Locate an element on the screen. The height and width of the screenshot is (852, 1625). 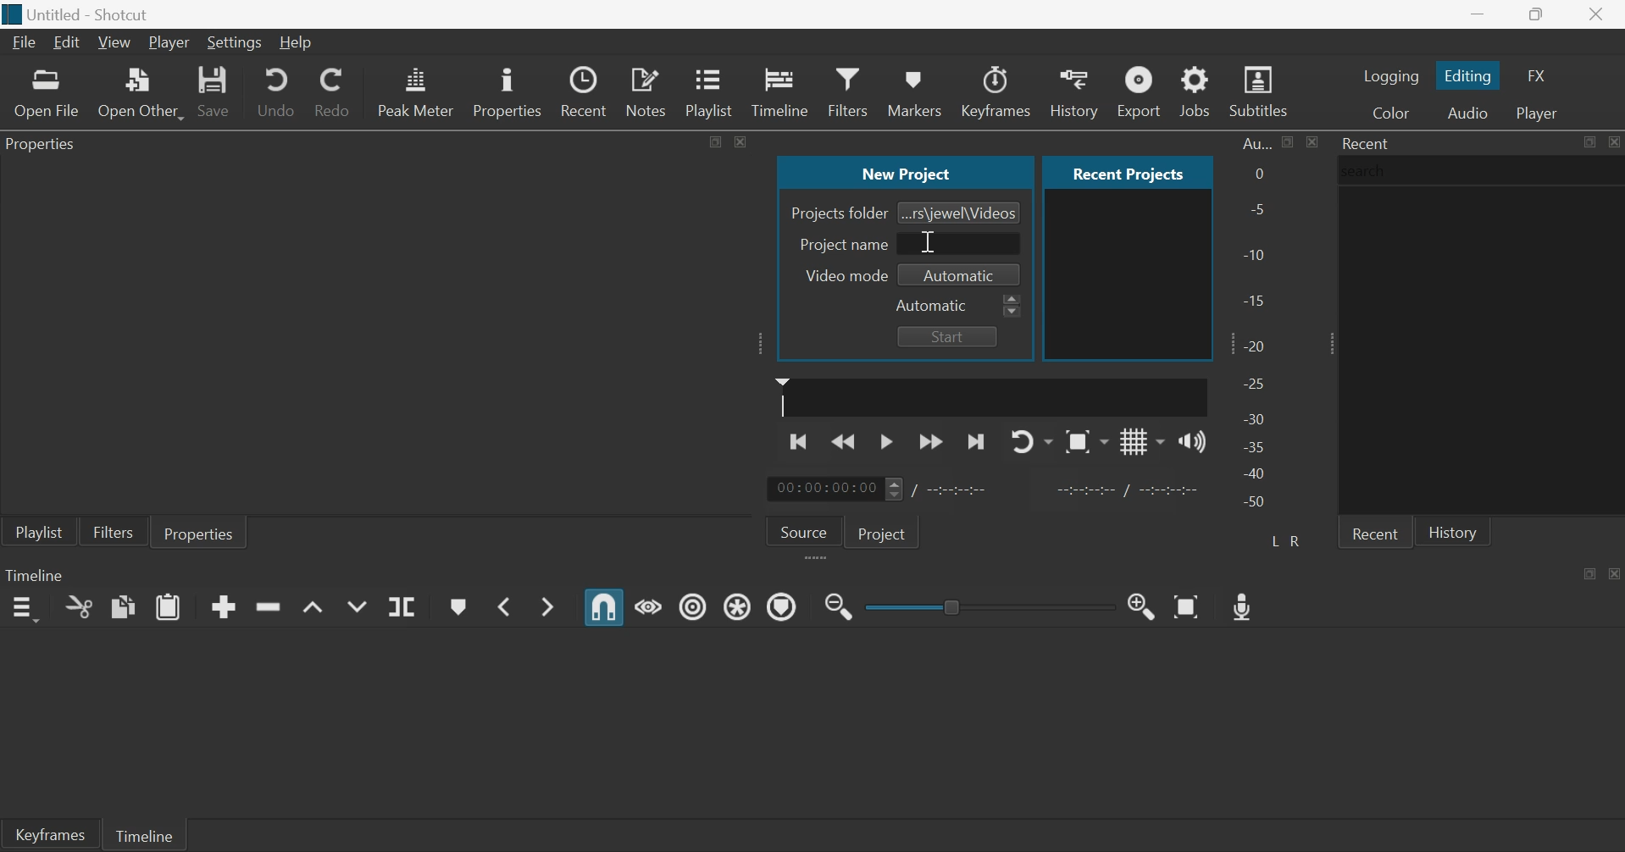
Start marker/End marker is located at coordinates (1130, 488).